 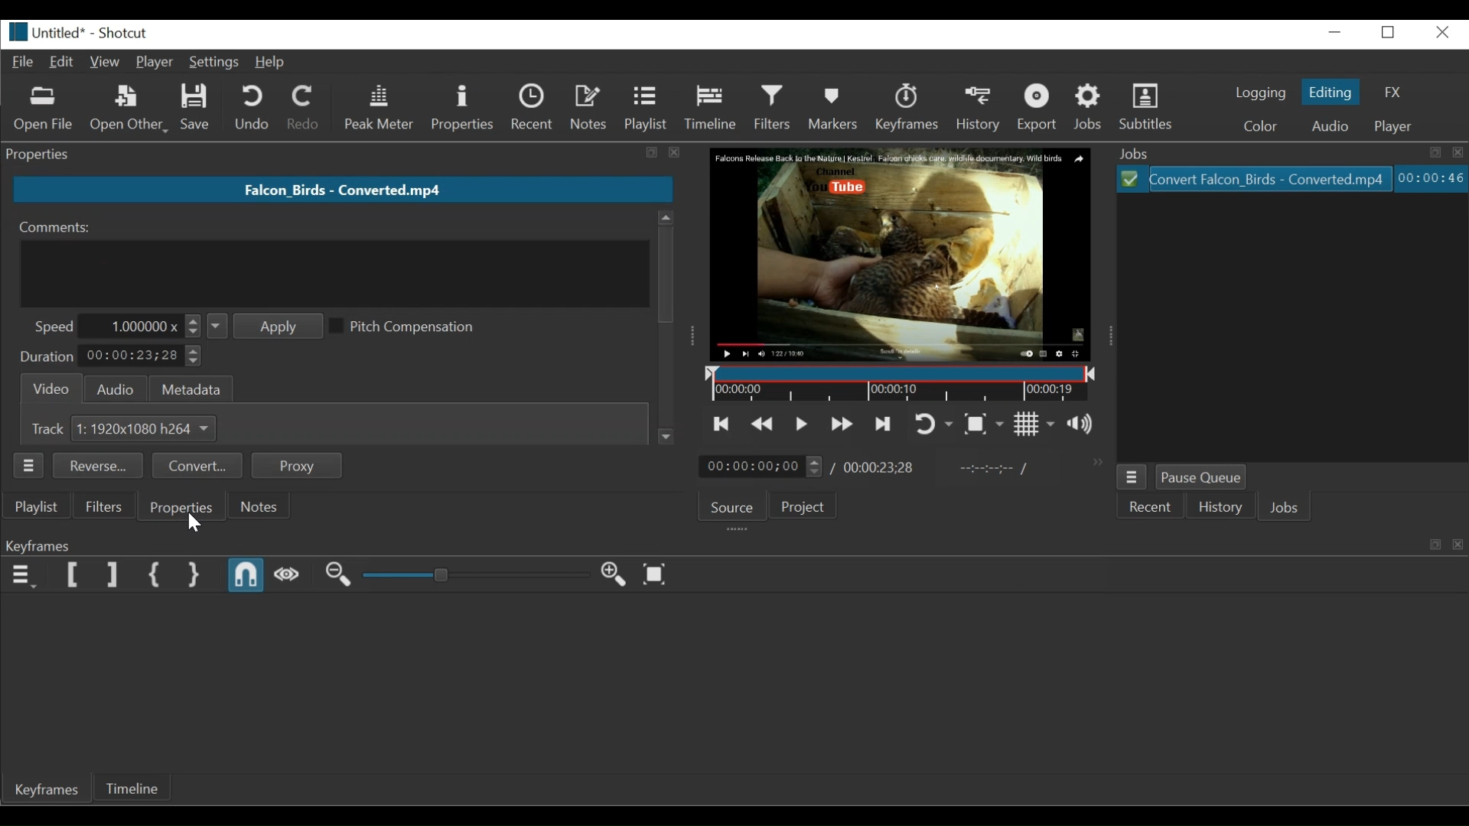 What do you see at coordinates (128, 110) in the screenshot?
I see `Open Other` at bounding box center [128, 110].